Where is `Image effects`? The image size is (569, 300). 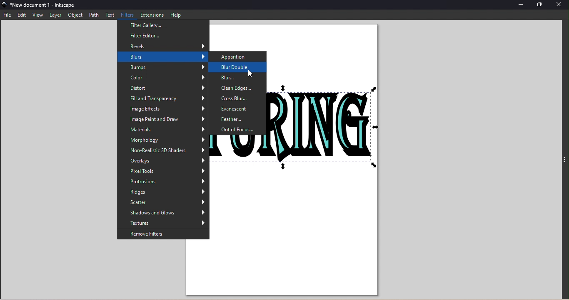
Image effects is located at coordinates (162, 109).